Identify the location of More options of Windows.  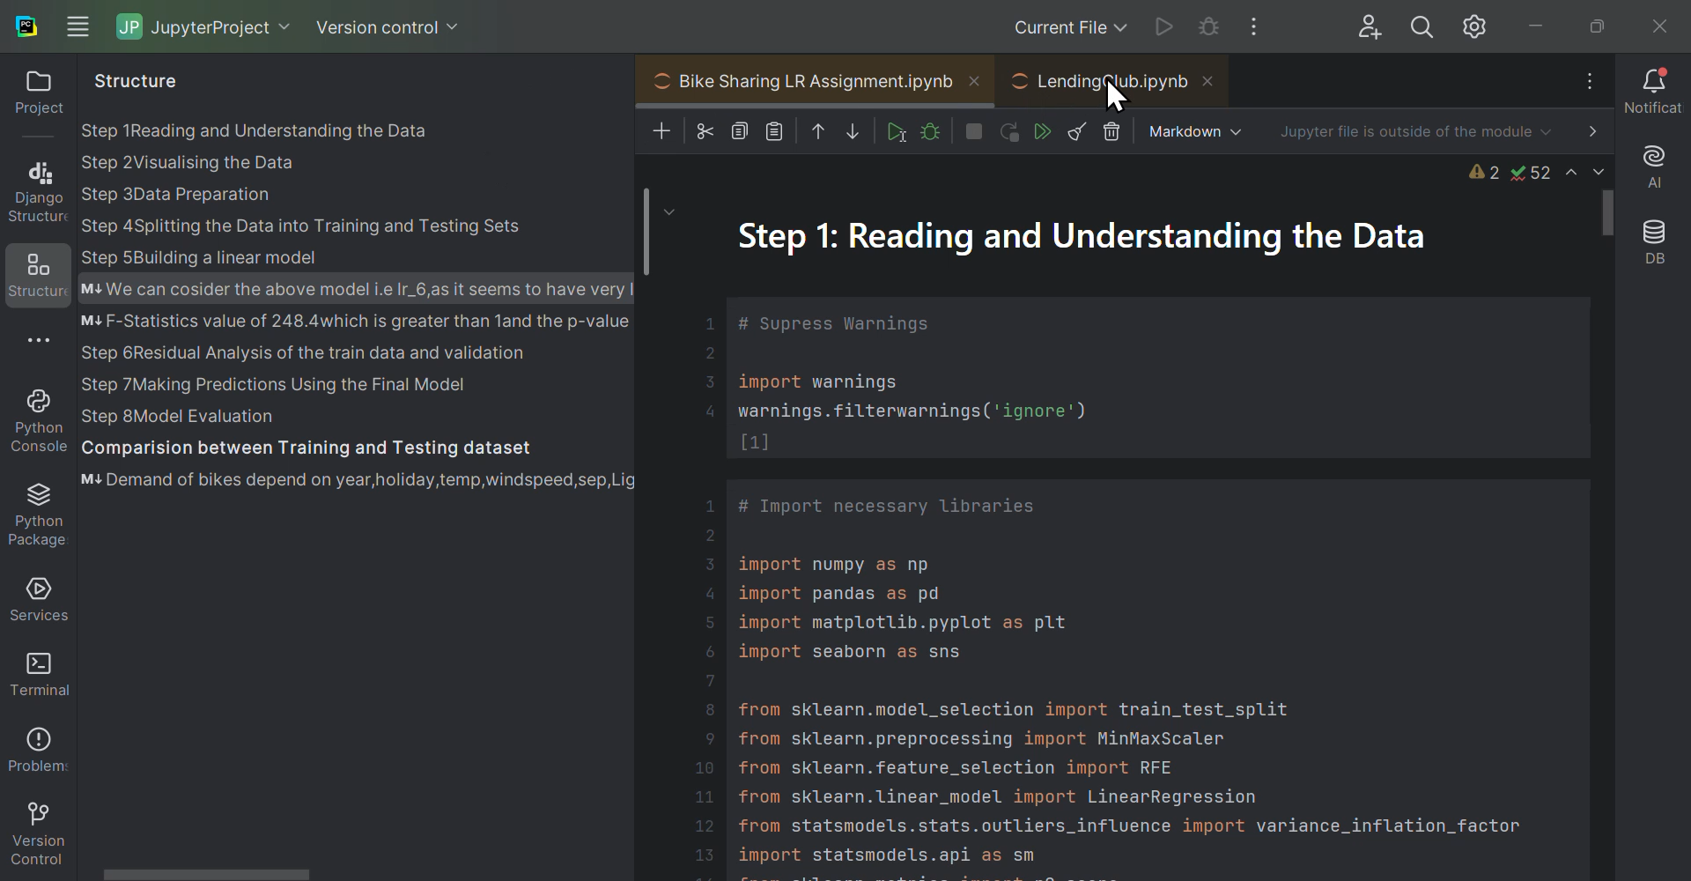
(1260, 28).